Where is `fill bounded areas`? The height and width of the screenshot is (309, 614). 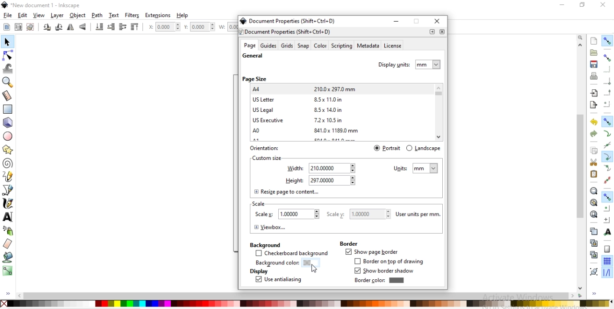
fill bounded areas is located at coordinates (8, 257).